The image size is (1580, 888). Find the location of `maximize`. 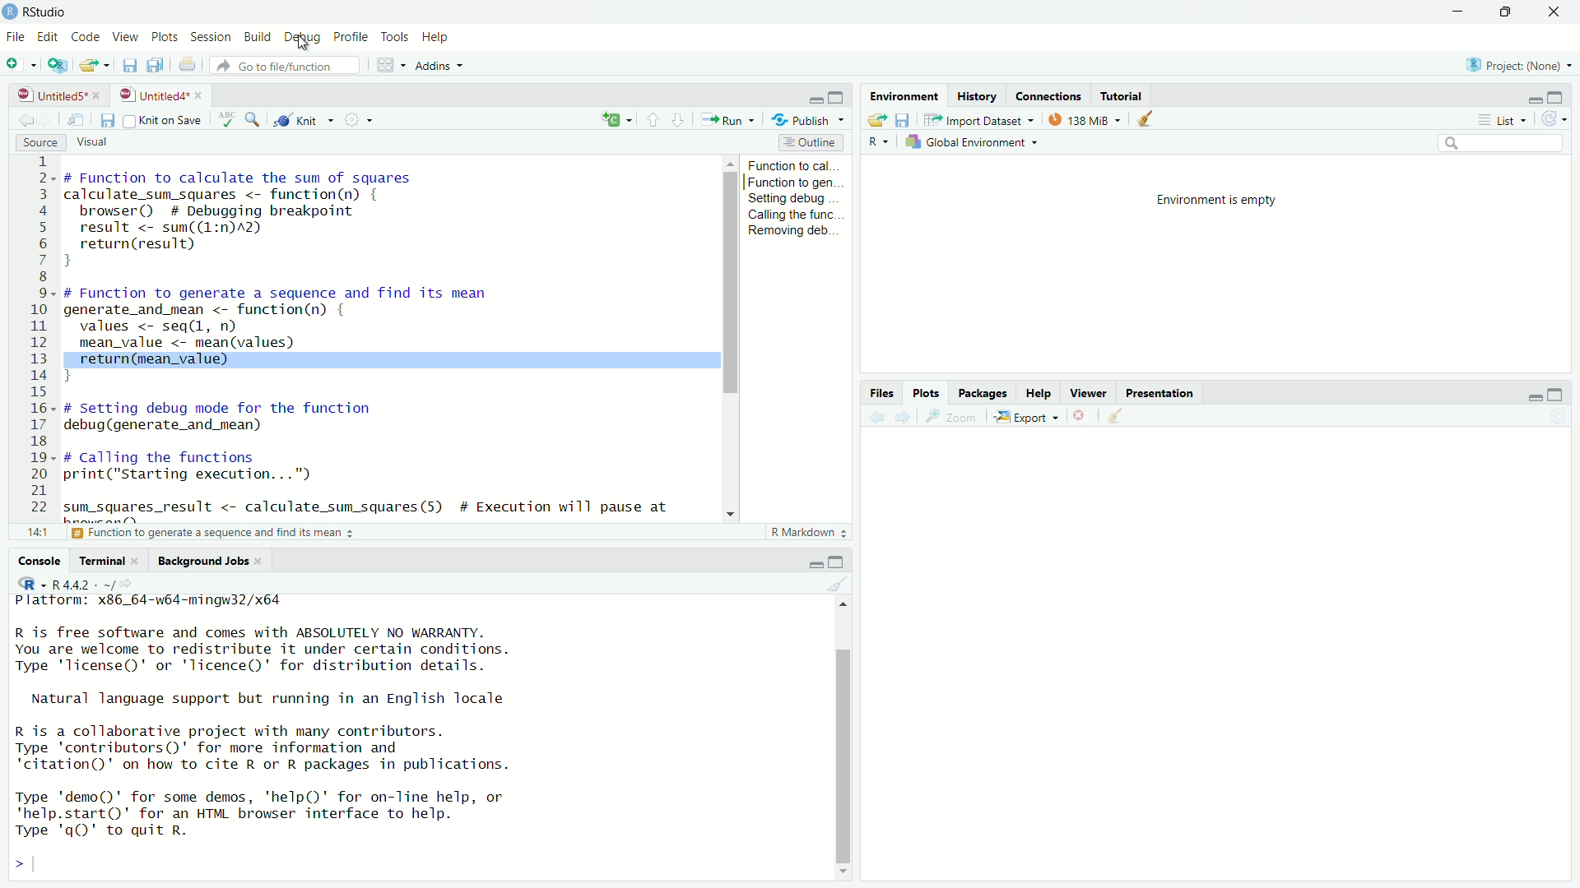

maximize is located at coordinates (1562, 390).